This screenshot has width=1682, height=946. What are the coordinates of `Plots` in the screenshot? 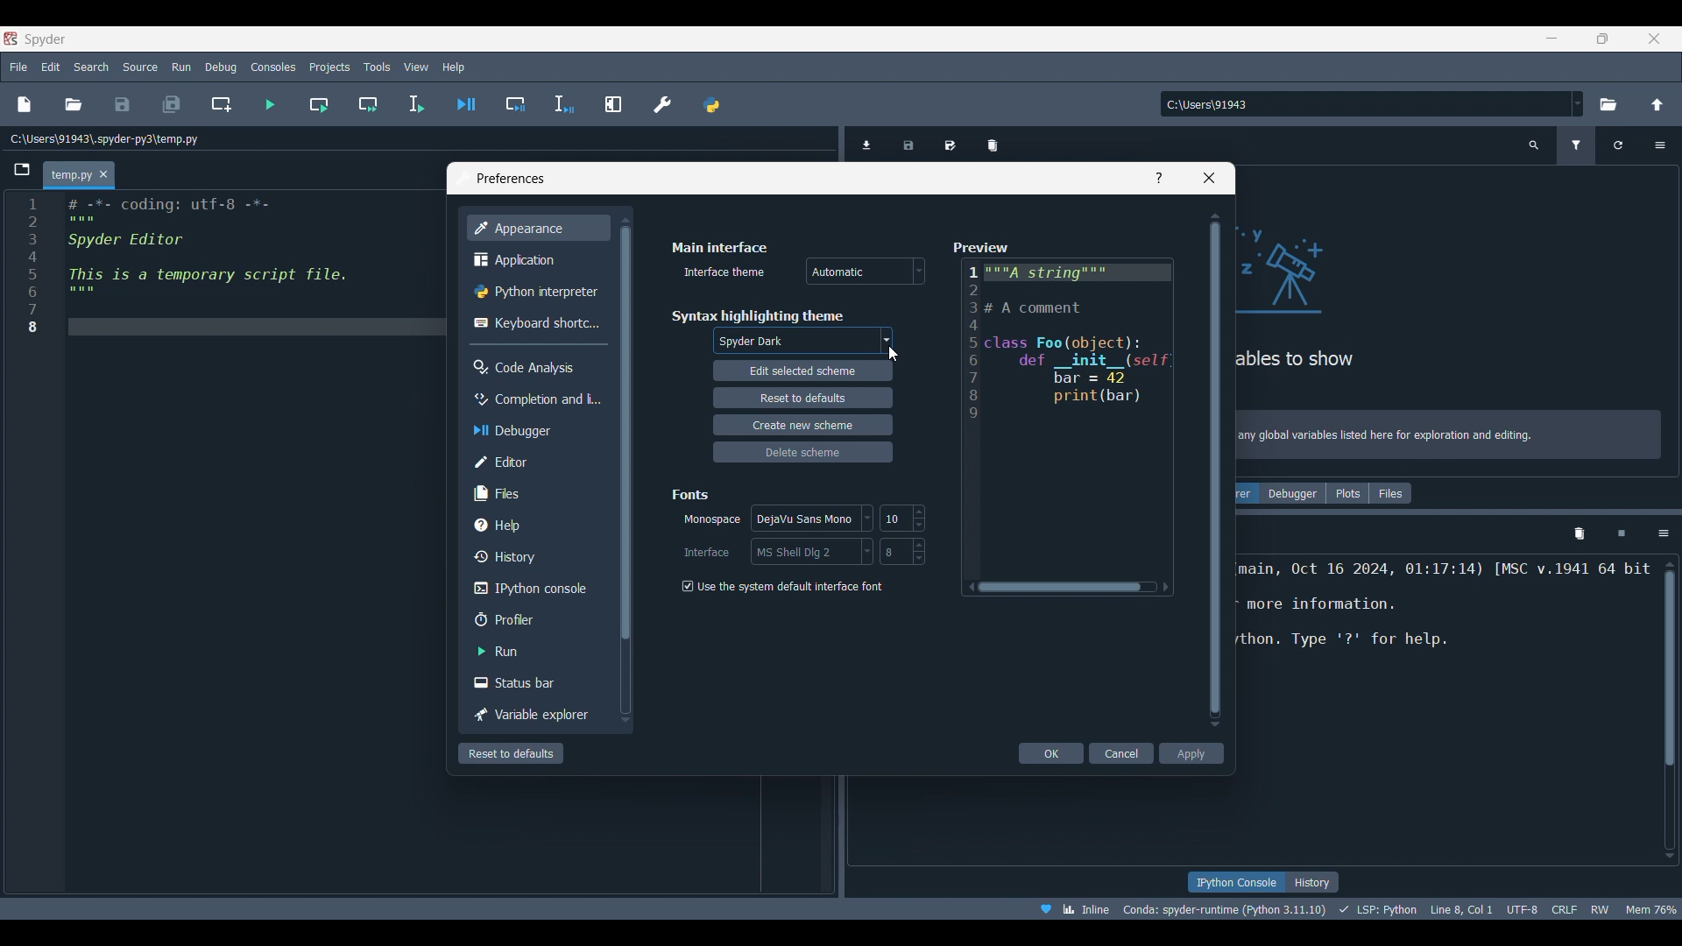 It's located at (1347, 493).